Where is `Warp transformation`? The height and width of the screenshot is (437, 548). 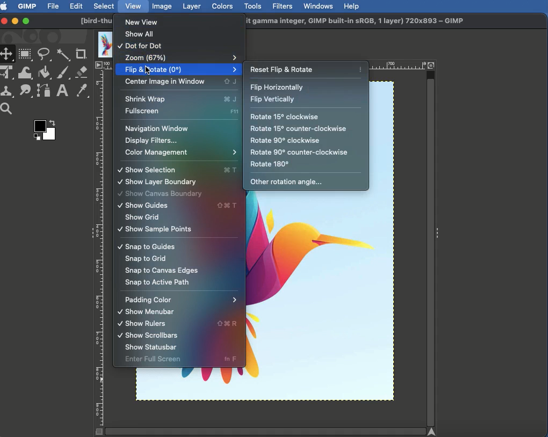
Warp transformation is located at coordinates (26, 72).